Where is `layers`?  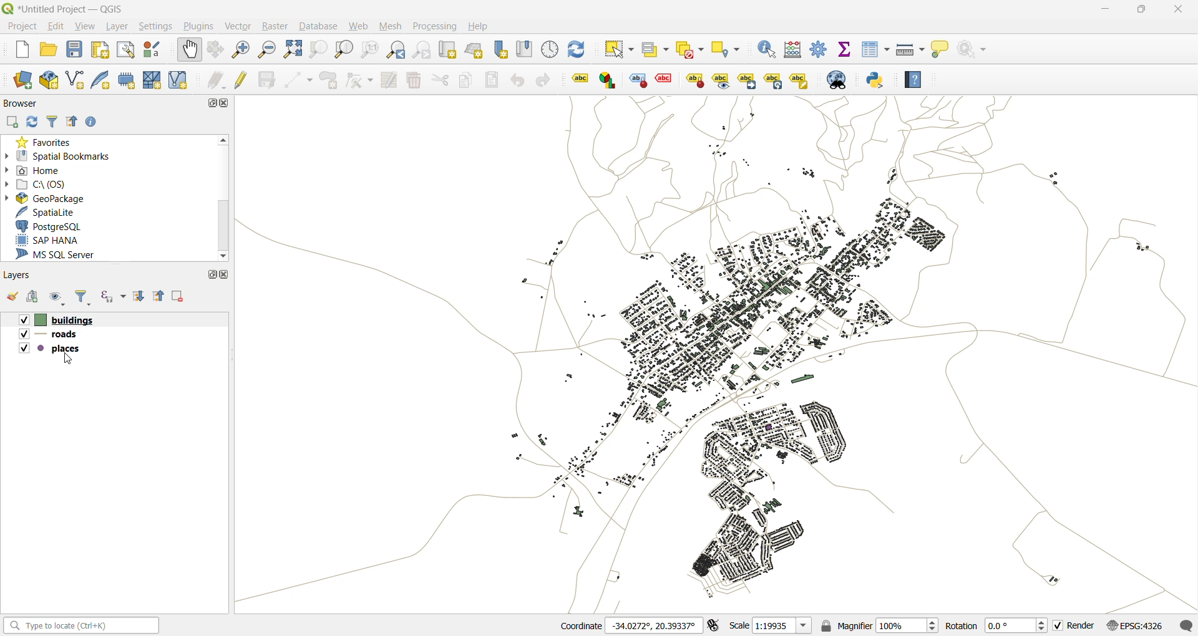 layers is located at coordinates (50, 347).